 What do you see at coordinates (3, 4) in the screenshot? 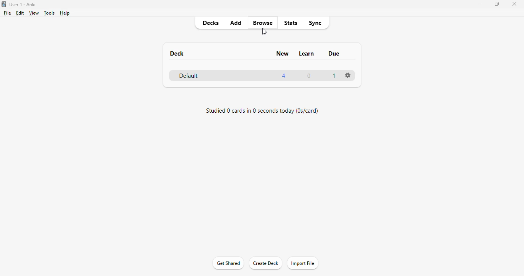
I see `logo` at bounding box center [3, 4].